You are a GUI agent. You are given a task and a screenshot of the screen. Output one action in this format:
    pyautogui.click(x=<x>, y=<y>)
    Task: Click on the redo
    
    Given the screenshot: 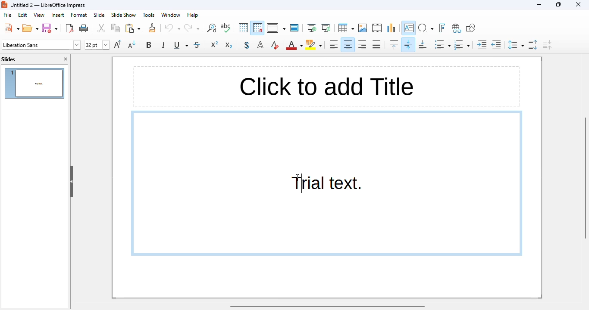 What is the action you would take?
    pyautogui.click(x=192, y=28)
    